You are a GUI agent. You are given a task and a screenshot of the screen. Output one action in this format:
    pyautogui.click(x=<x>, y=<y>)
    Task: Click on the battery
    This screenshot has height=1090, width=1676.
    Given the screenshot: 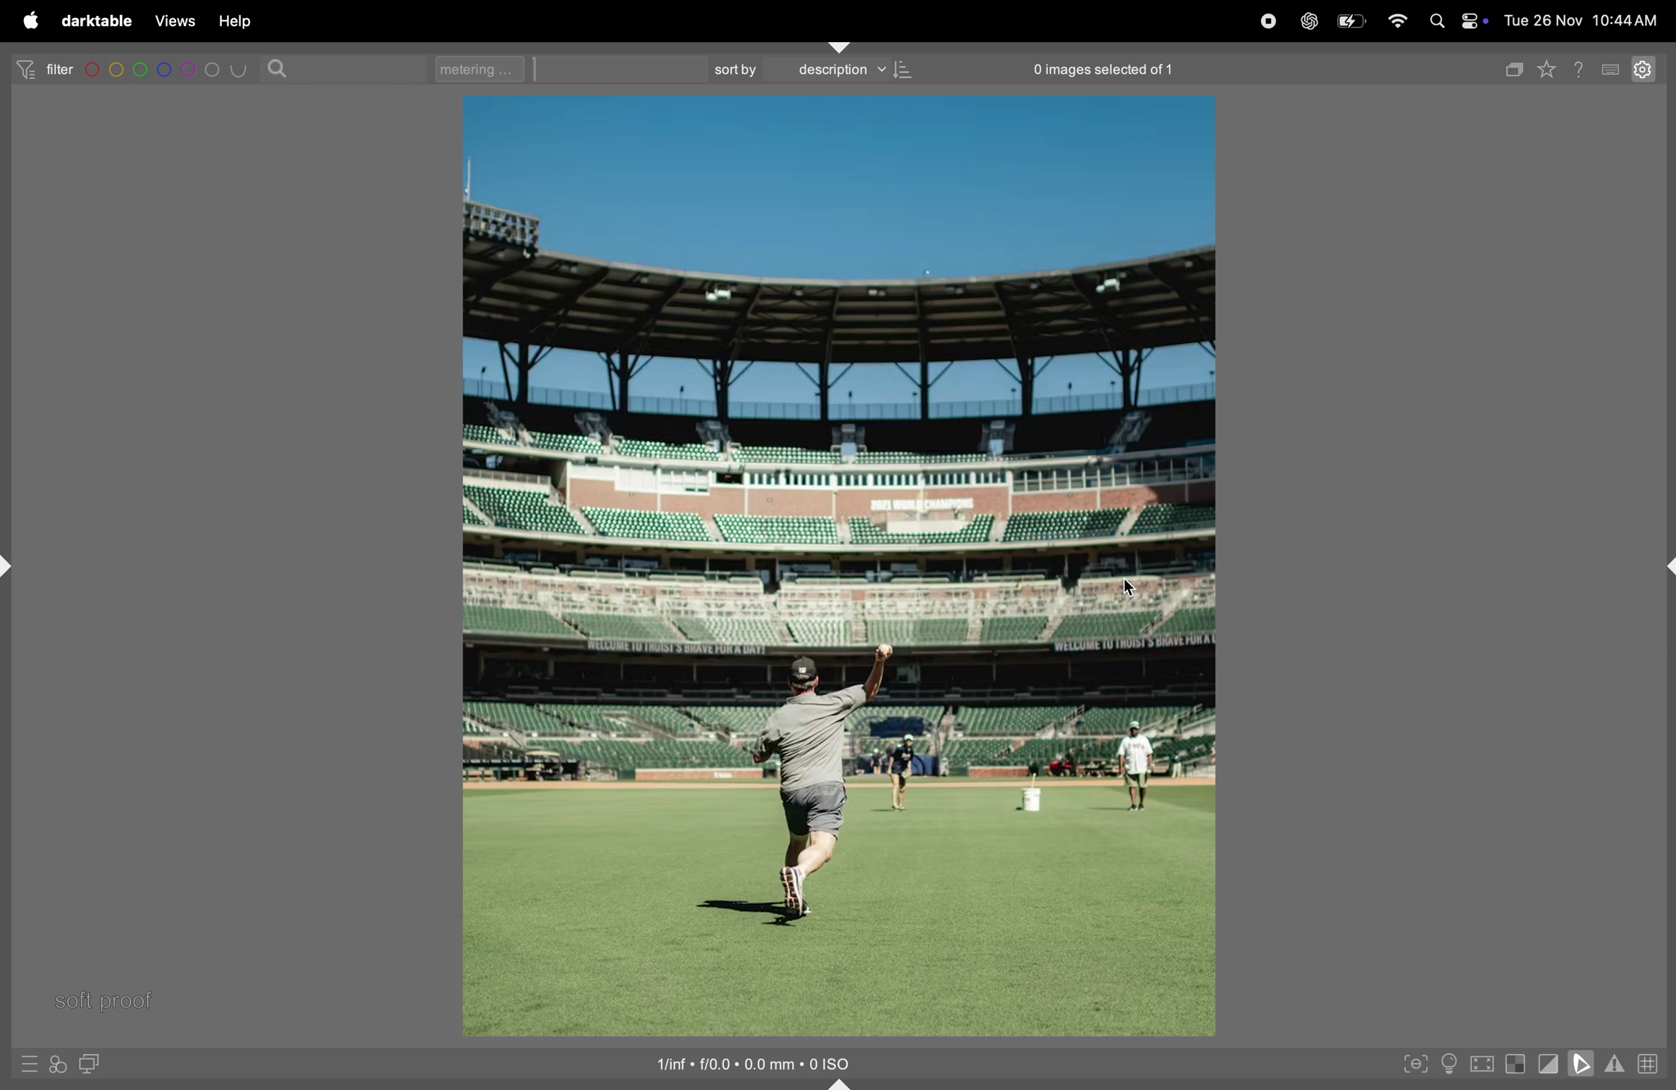 What is the action you would take?
    pyautogui.click(x=1349, y=23)
    